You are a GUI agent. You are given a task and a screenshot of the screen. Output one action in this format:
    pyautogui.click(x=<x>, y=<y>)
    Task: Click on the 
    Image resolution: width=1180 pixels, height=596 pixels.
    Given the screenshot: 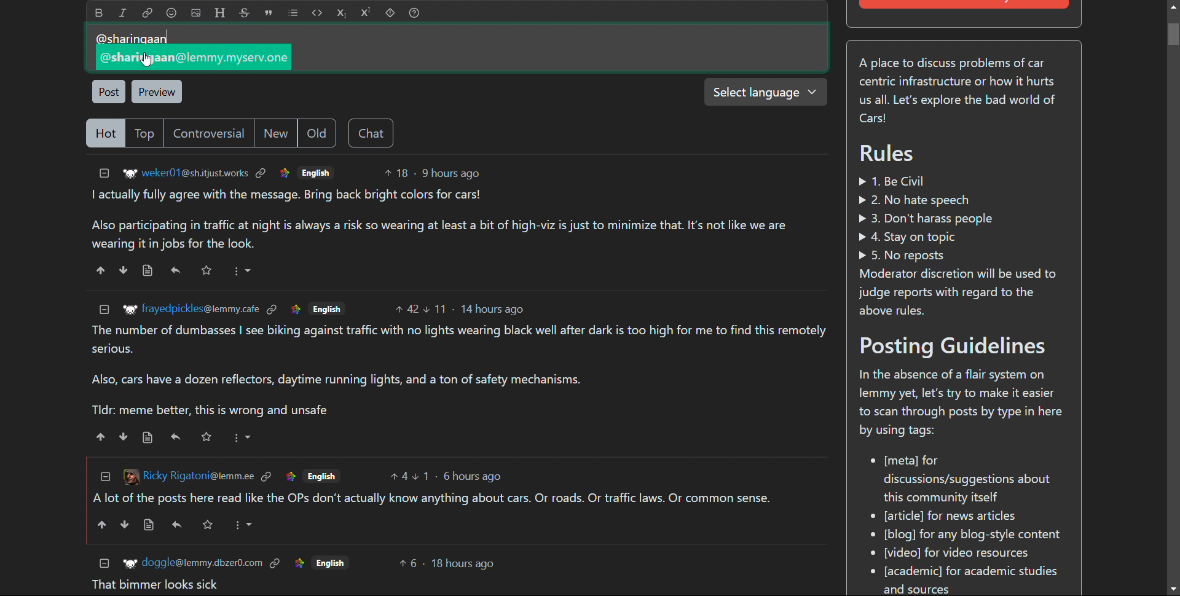 What is the action you would take?
    pyautogui.click(x=206, y=524)
    